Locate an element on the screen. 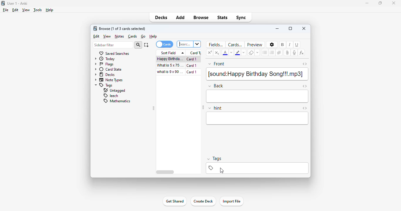 Image resolution: width=401 pixels, height=211 pixels. go is located at coordinates (143, 36).